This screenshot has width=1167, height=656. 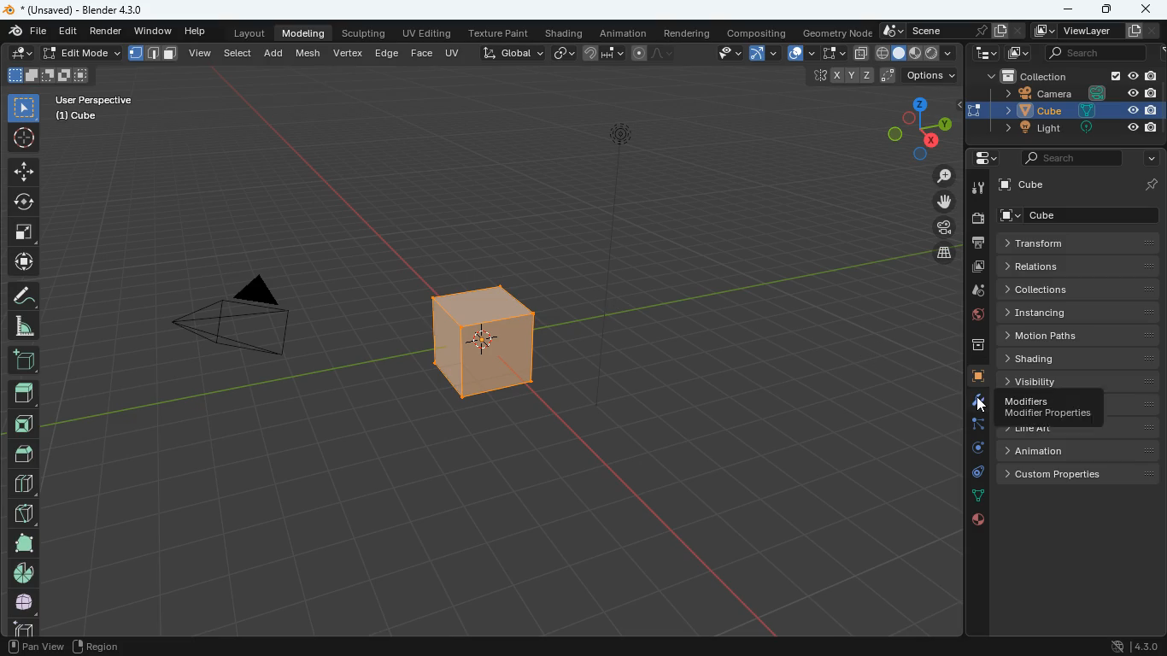 What do you see at coordinates (47, 75) in the screenshot?
I see `shapes` at bounding box center [47, 75].